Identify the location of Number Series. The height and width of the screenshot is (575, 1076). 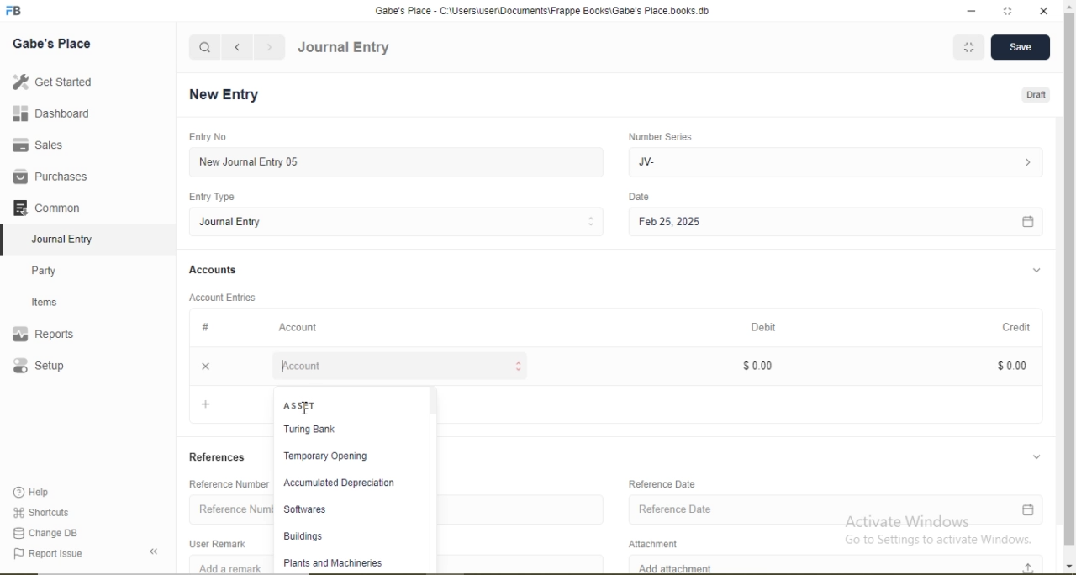
(666, 136).